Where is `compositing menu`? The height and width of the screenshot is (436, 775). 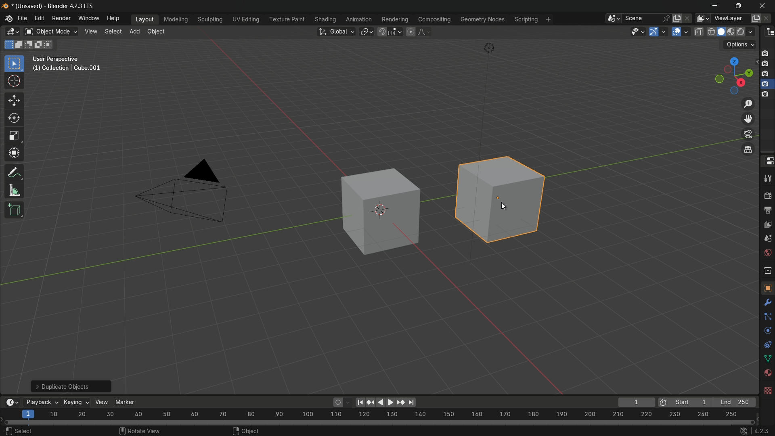
compositing menu is located at coordinates (434, 19).